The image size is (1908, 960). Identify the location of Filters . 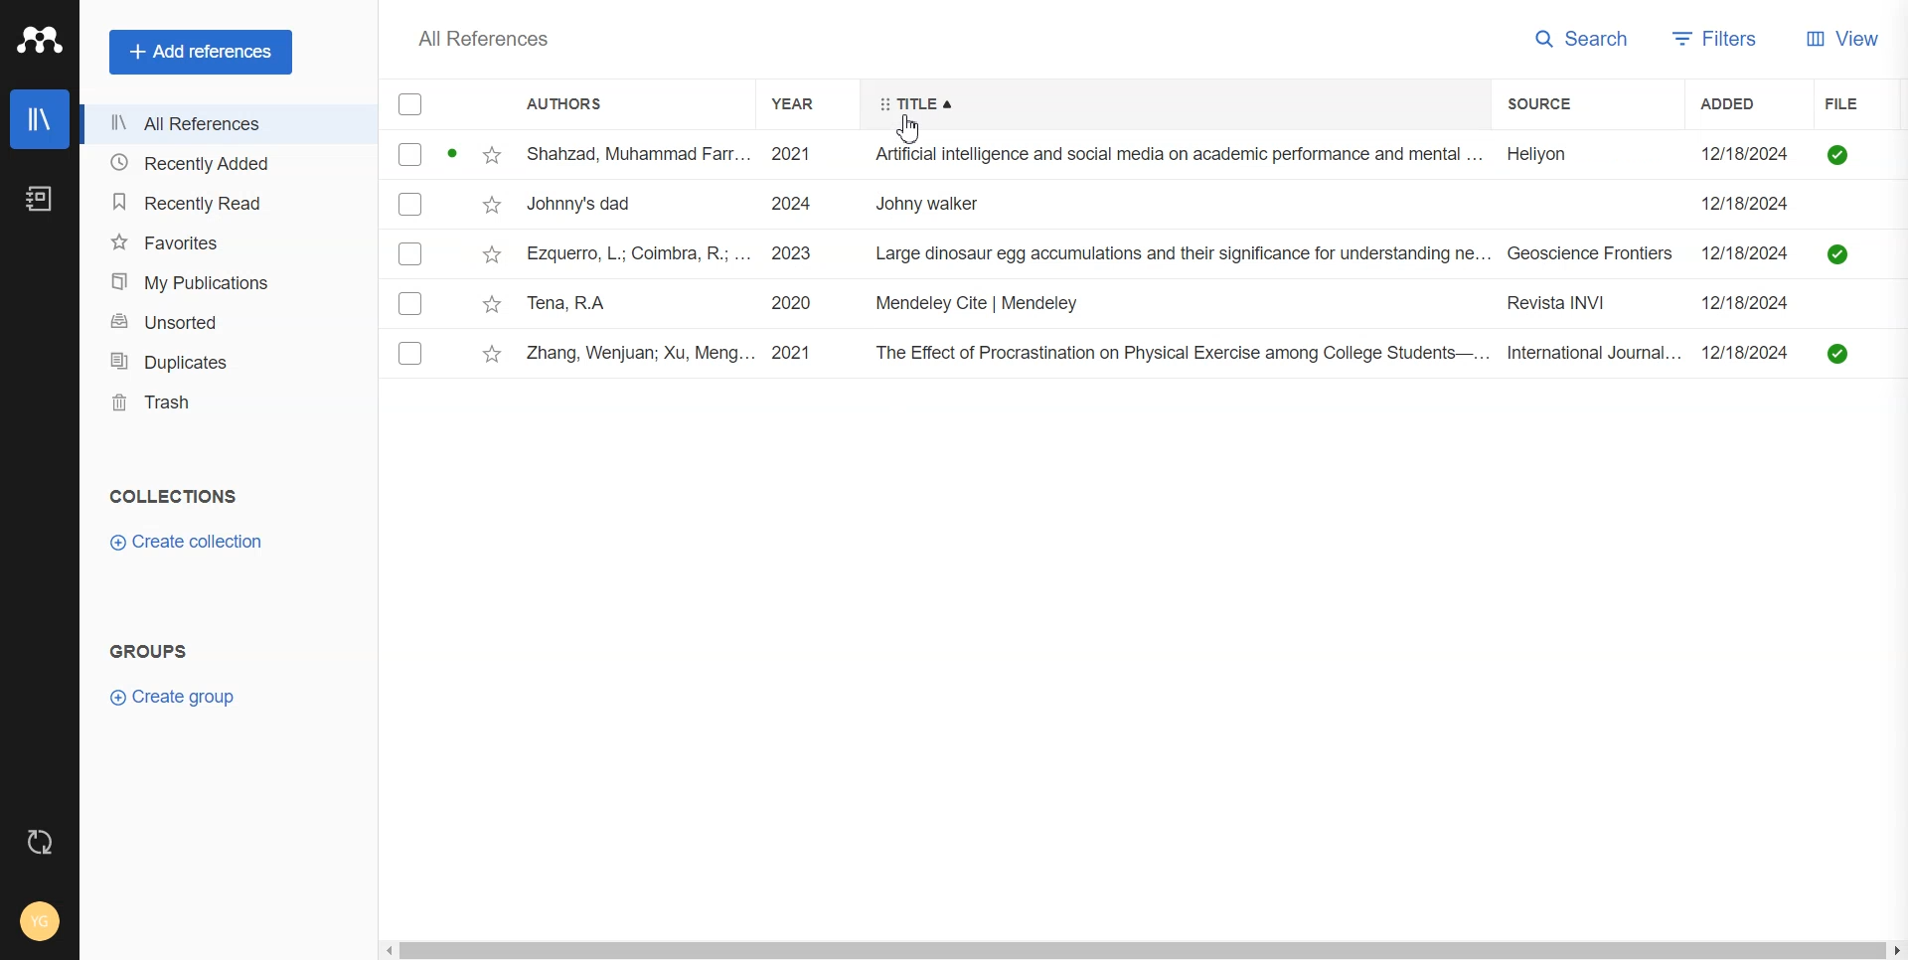
(1722, 37).